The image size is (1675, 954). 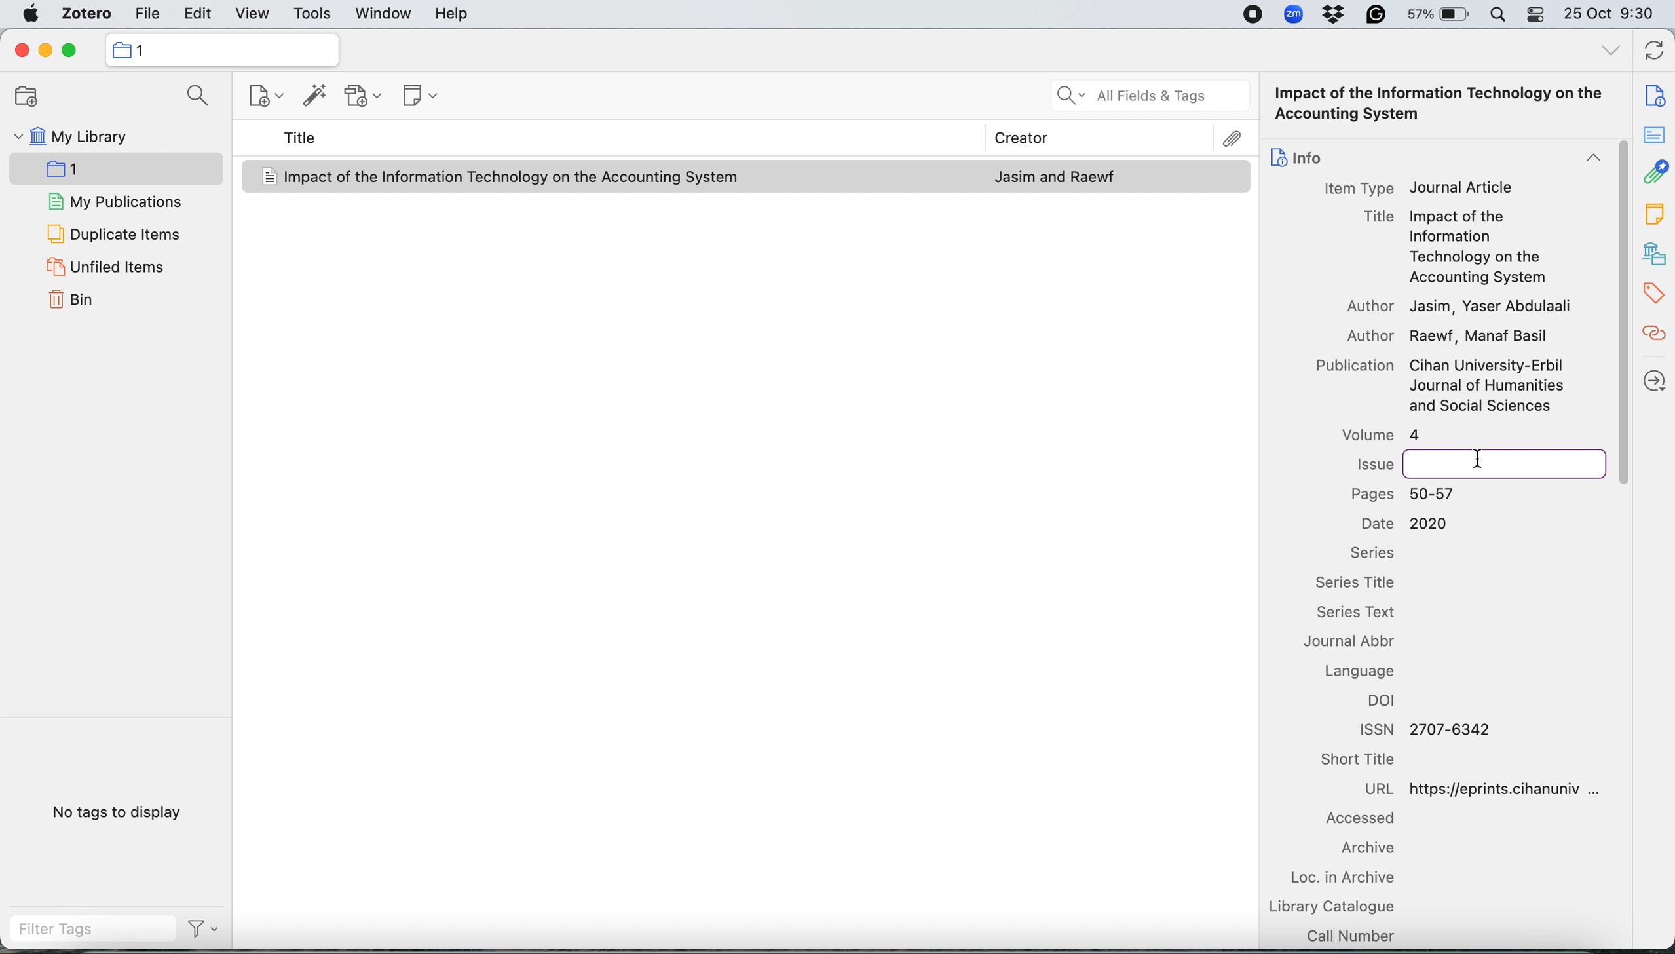 I want to click on info, so click(x=1296, y=155).